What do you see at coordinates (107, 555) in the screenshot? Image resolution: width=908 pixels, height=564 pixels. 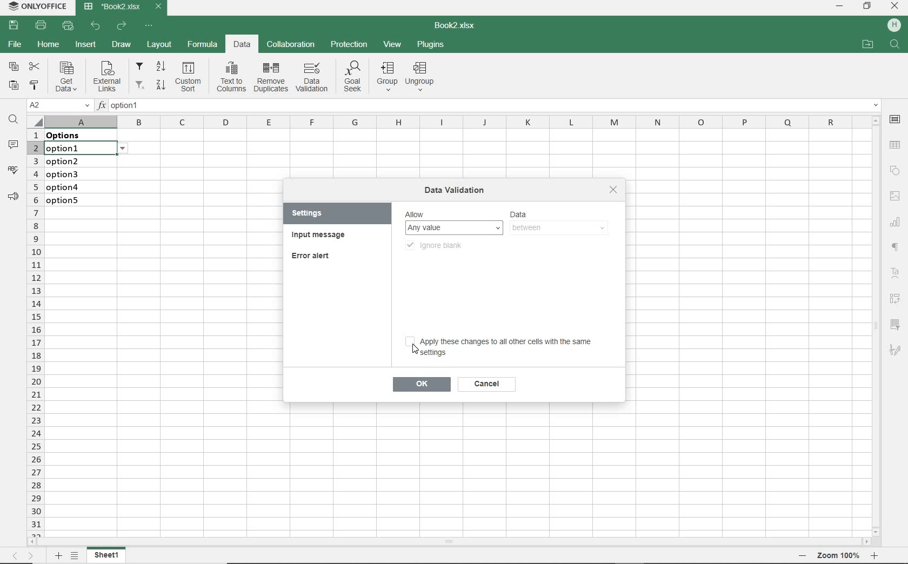 I see `sheet1` at bounding box center [107, 555].